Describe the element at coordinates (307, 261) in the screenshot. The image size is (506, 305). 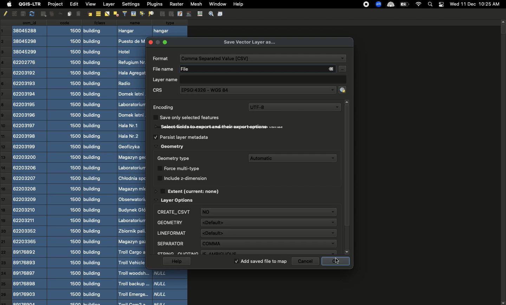
I see `Cancel` at that location.